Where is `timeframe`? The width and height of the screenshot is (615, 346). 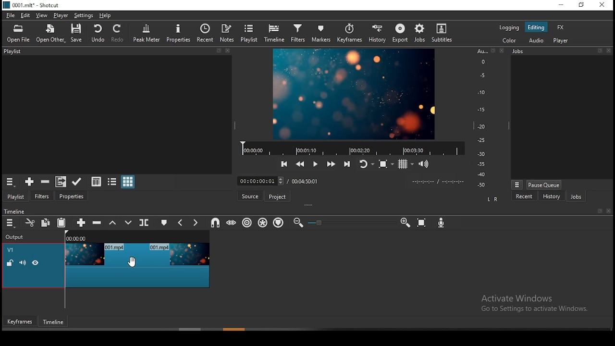 timeframe is located at coordinates (53, 322).